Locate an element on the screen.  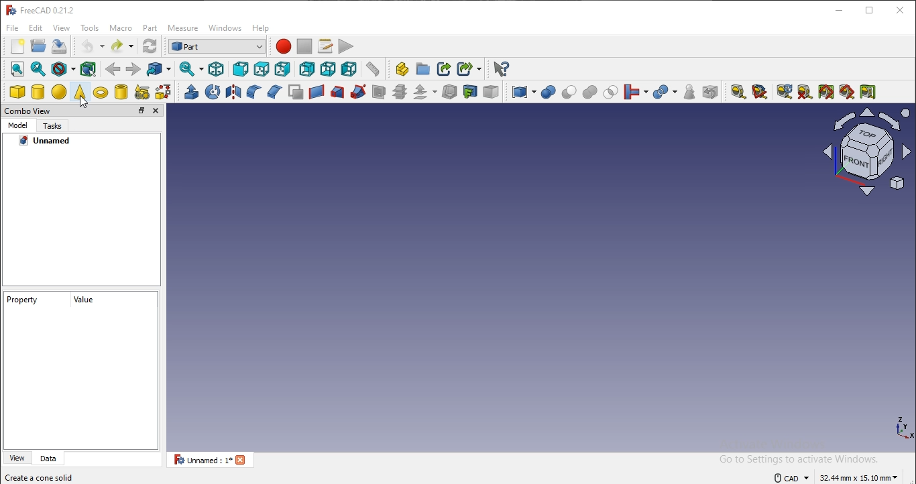
cone is located at coordinates (79, 92).